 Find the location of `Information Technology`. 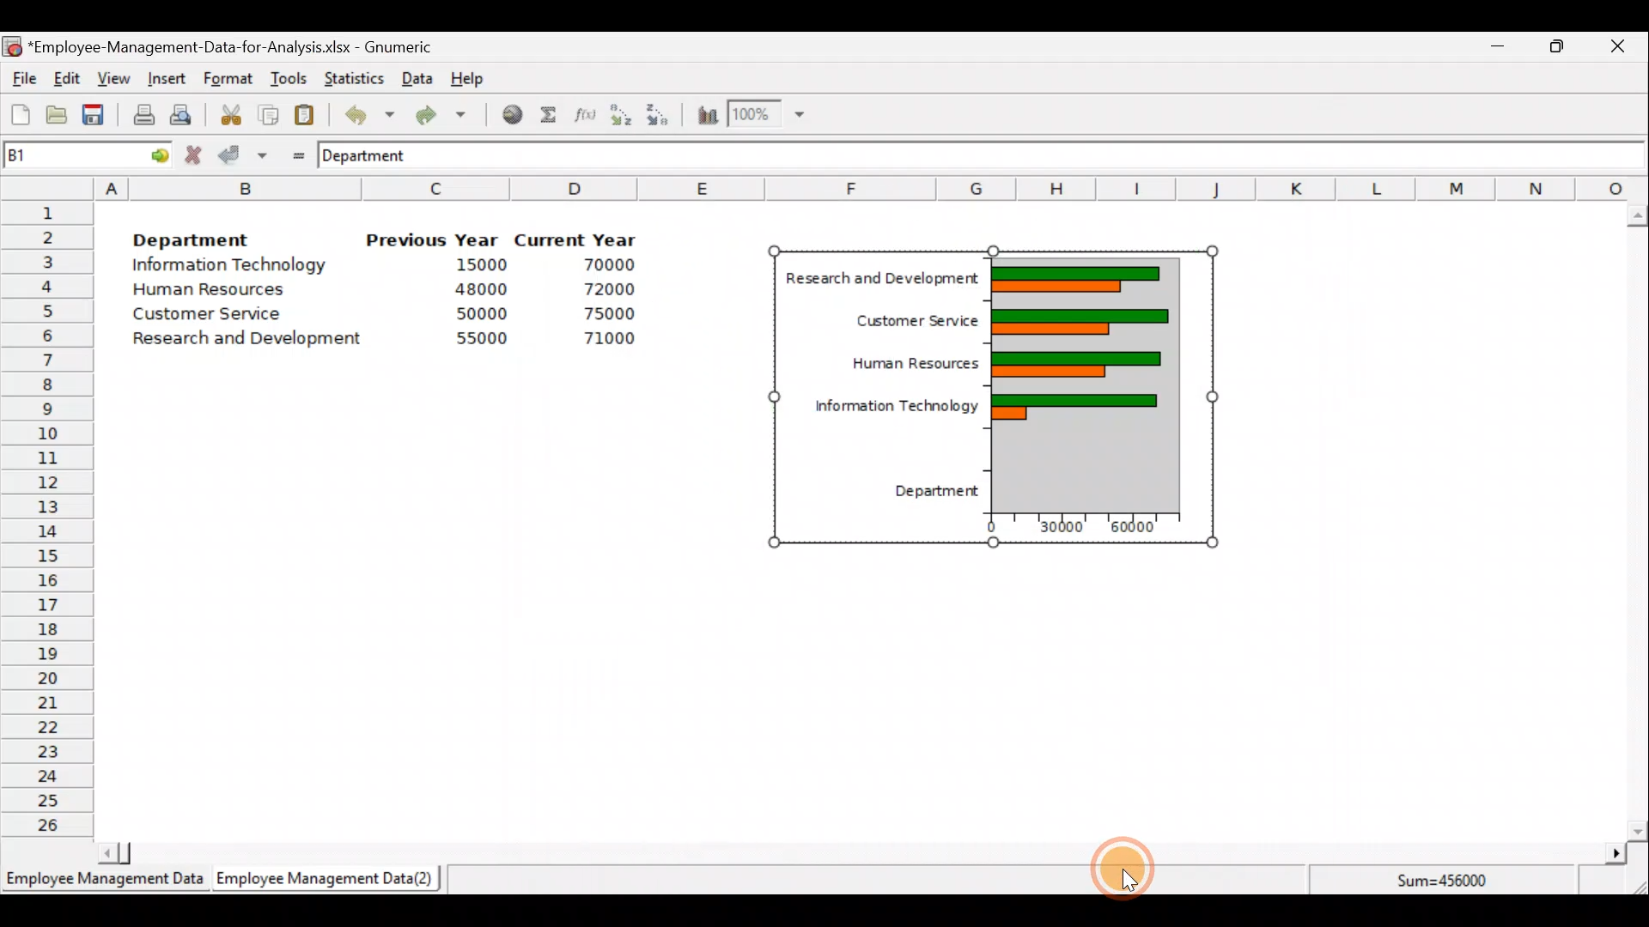

Information Technology is located at coordinates (232, 265).